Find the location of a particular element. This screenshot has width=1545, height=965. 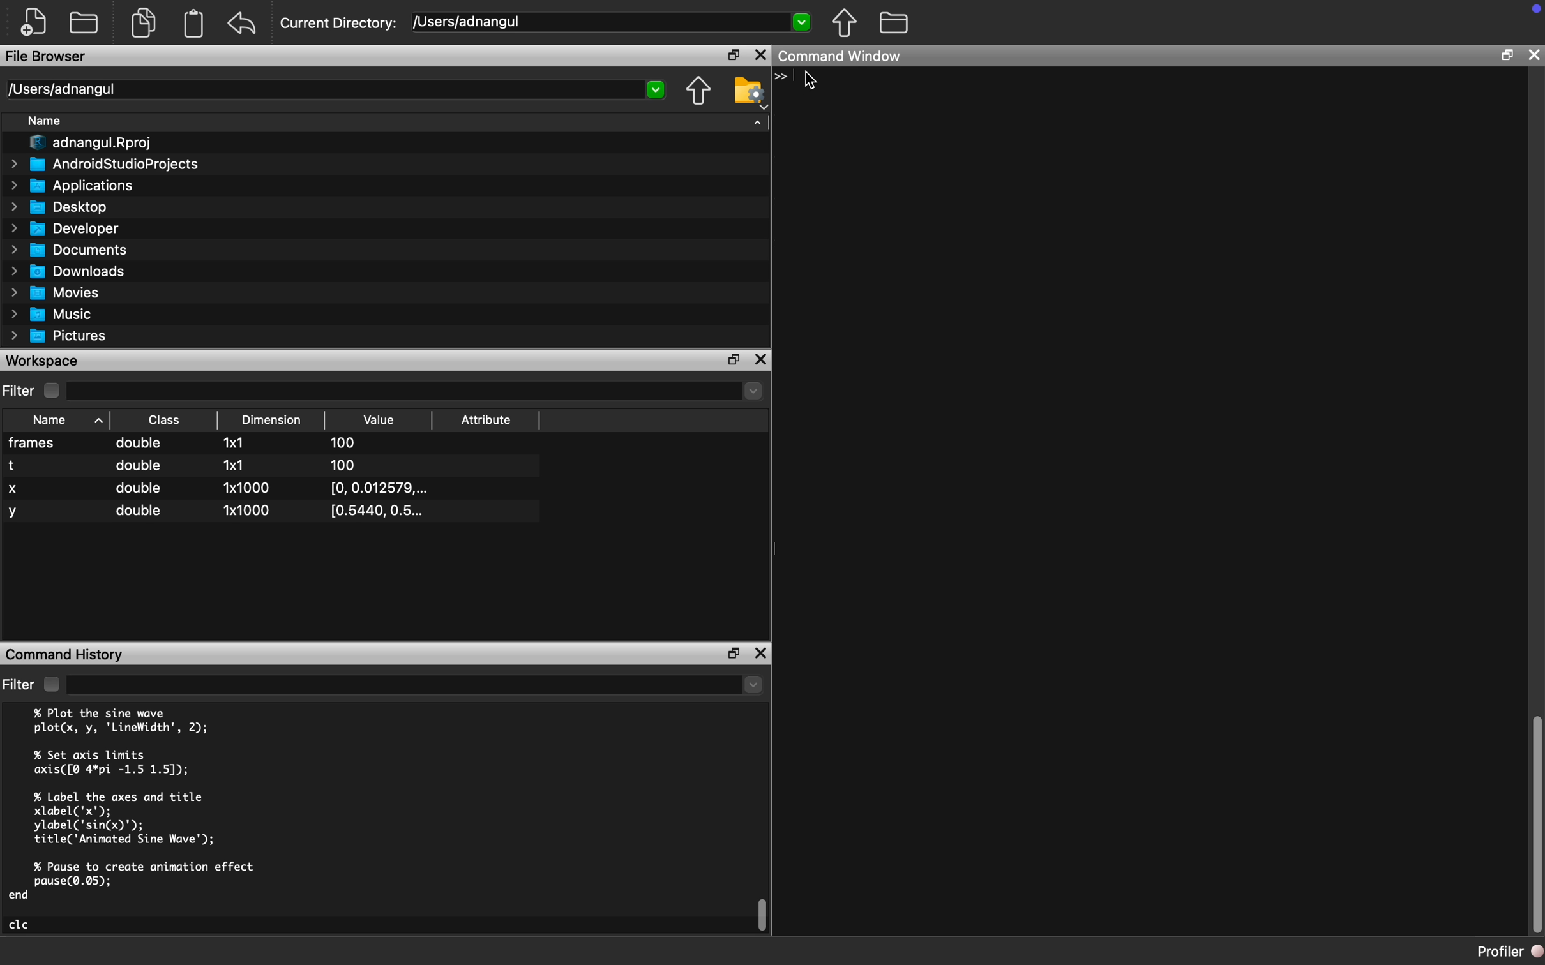

Restore Down is located at coordinates (735, 655).